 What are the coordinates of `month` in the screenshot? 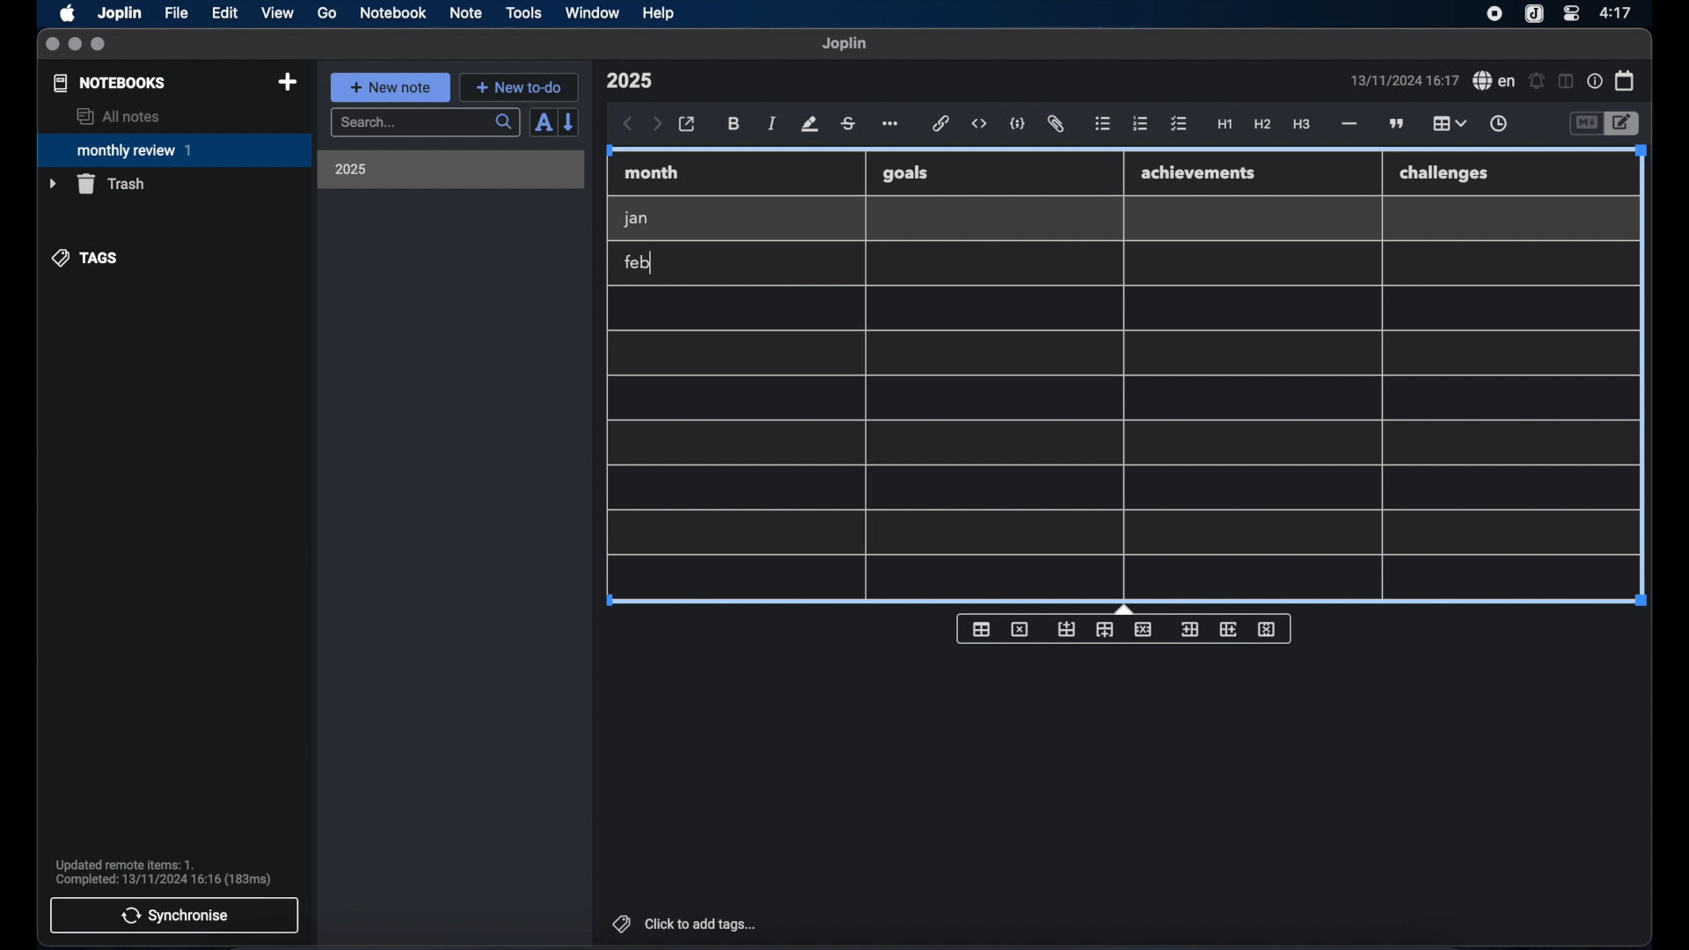 It's located at (652, 172).